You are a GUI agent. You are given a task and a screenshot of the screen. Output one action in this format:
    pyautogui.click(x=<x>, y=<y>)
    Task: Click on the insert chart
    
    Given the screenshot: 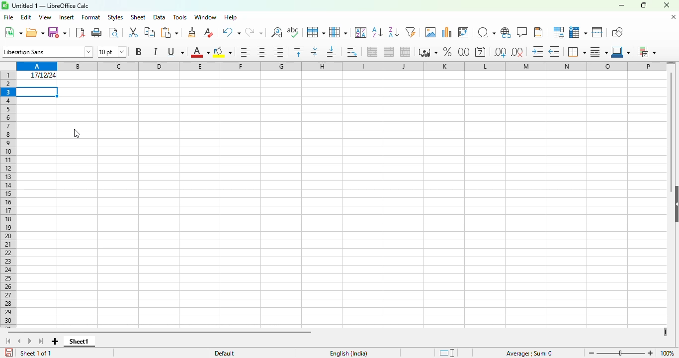 What is the action you would take?
    pyautogui.click(x=447, y=32)
    